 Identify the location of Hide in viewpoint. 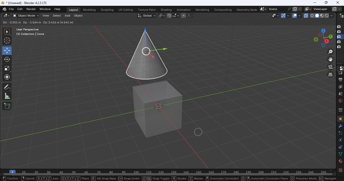
(334, 31).